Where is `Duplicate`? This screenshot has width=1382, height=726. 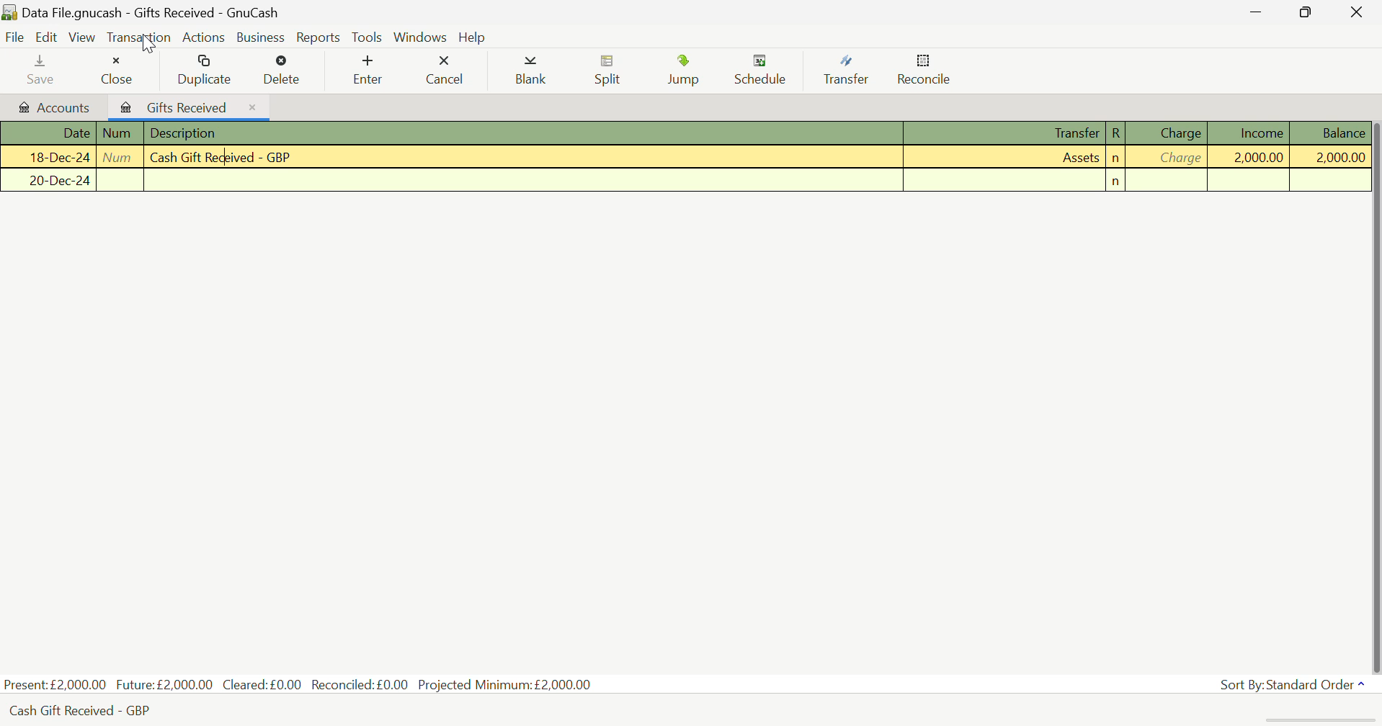
Duplicate is located at coordinates (205, 69).